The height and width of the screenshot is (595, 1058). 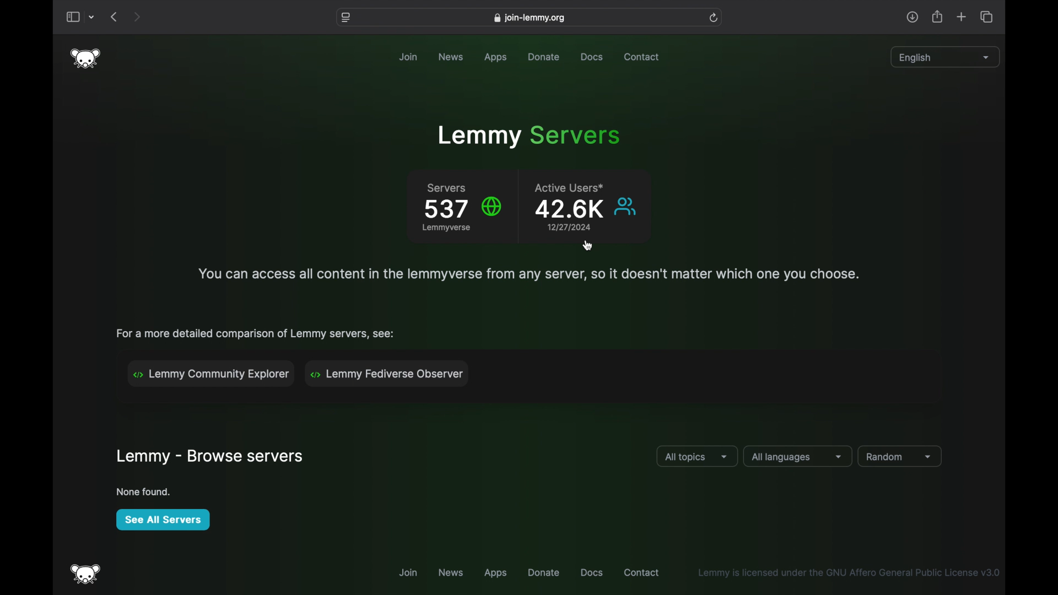 What do you see at coordinates (943, 58) in the screenshot?
I see `english` at bounding box center [943, 58].